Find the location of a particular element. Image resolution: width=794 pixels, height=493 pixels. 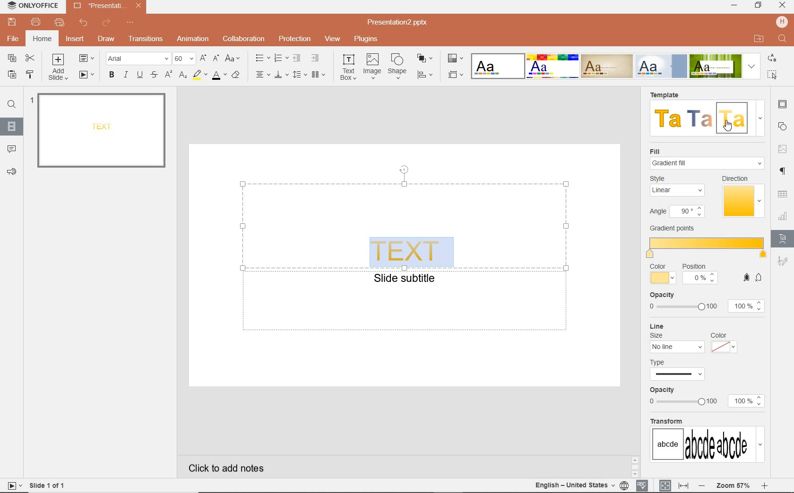

add gradient is located at coordinates (759, 278).